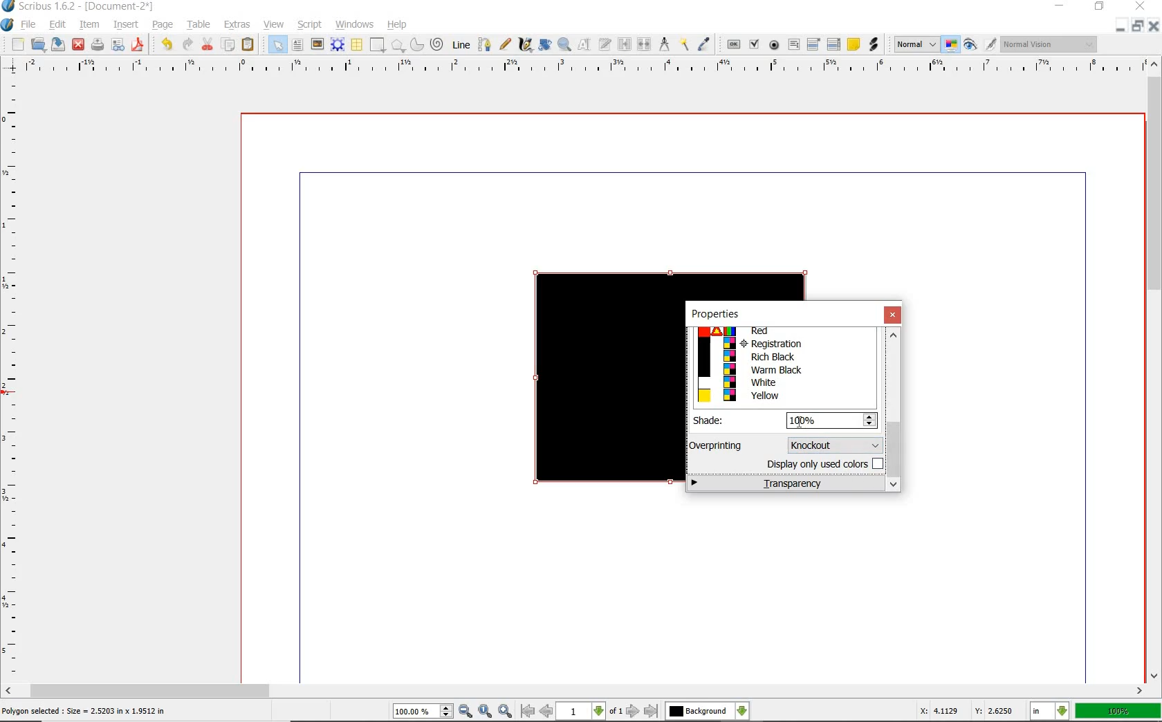 The height and width of the screenshot is (722, 1162). I want to click on undo, so click(167, 46).